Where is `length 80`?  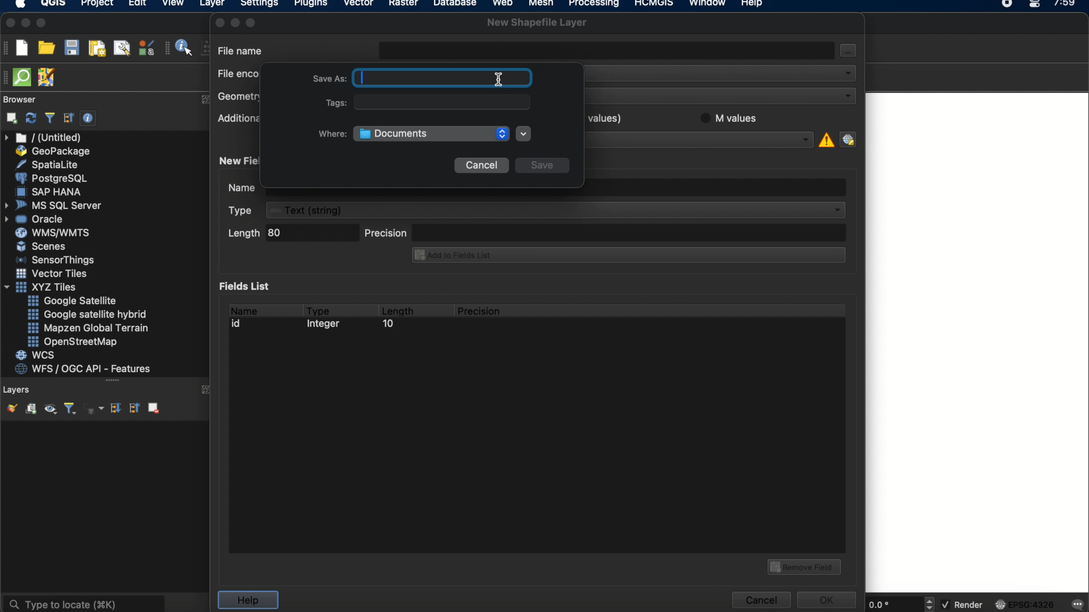
length 80 is located at coordinates (291, 235).